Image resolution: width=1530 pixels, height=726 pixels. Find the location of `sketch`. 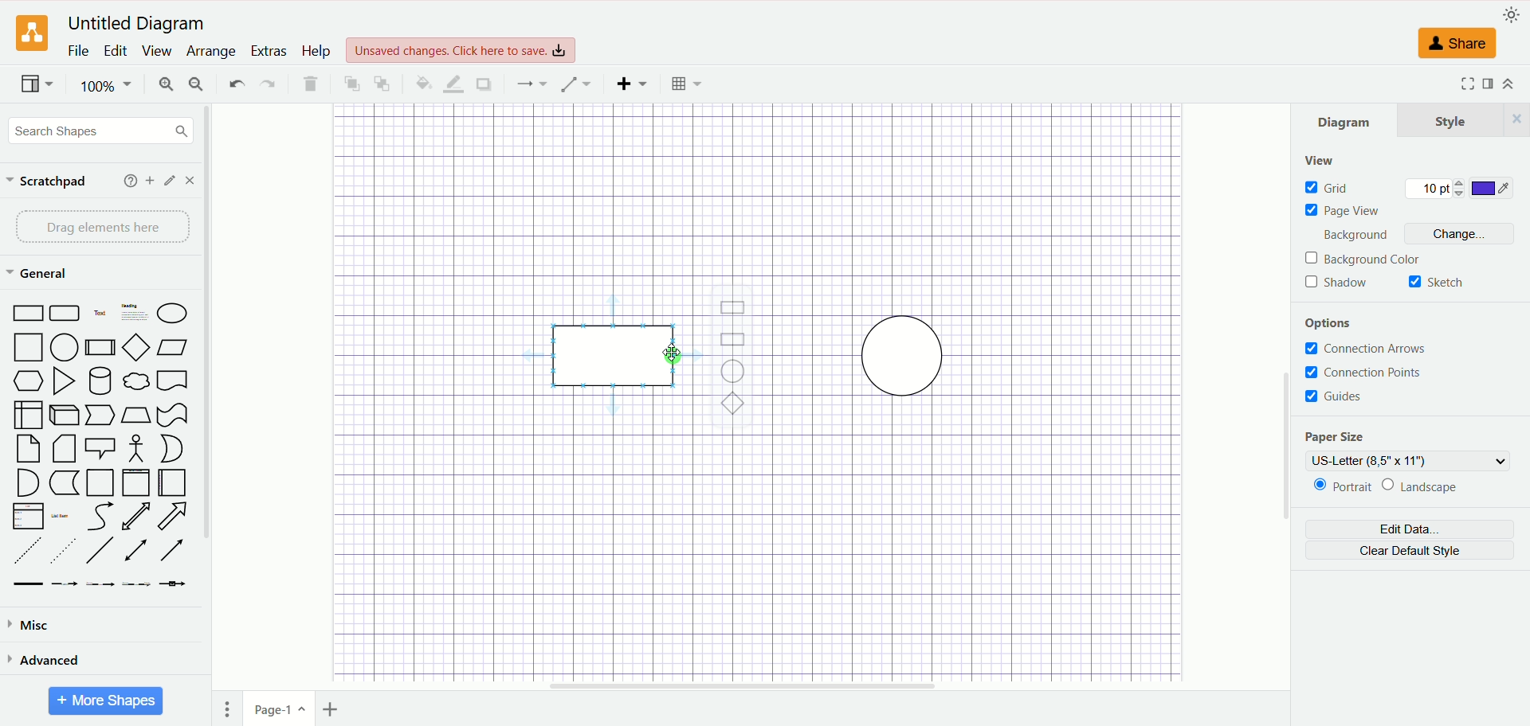

sketch is located at coordinates (1436, 282).